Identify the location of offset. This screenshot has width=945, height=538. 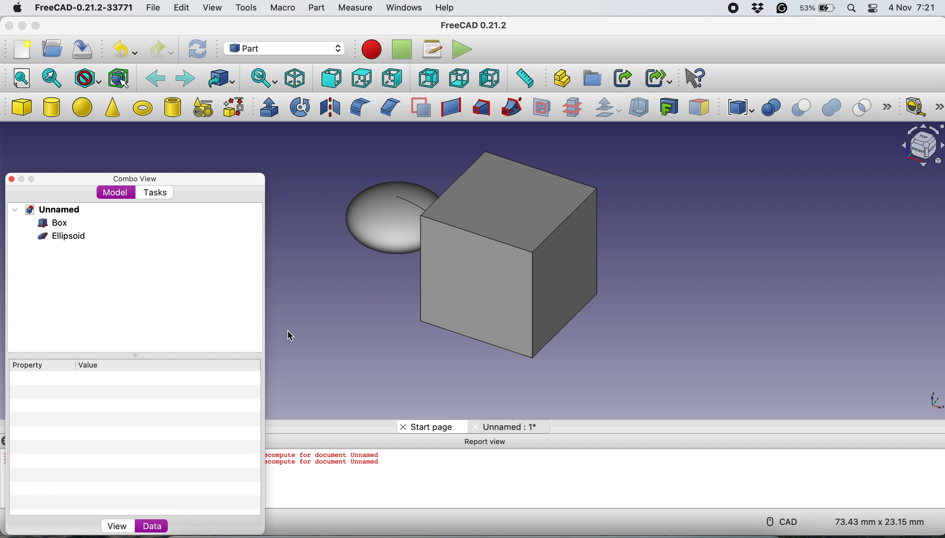
(608, 108).